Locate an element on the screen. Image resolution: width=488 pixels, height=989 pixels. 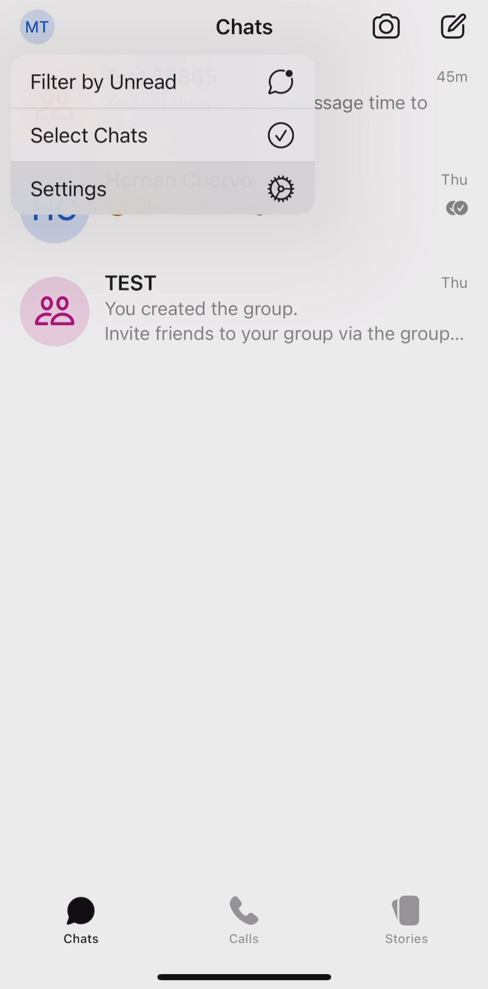
text of chats is located at coordinates (394, 142).